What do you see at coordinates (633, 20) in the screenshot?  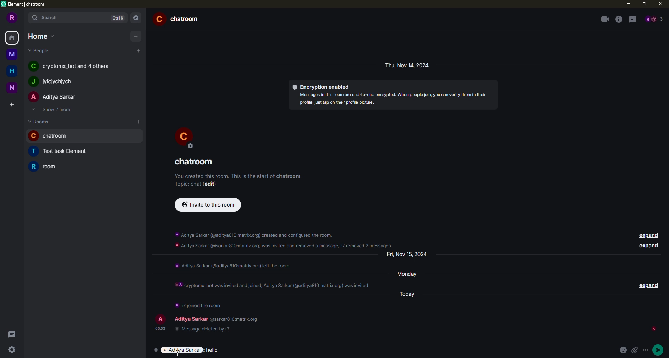 I see `threads` at bounding box center [633, 20].